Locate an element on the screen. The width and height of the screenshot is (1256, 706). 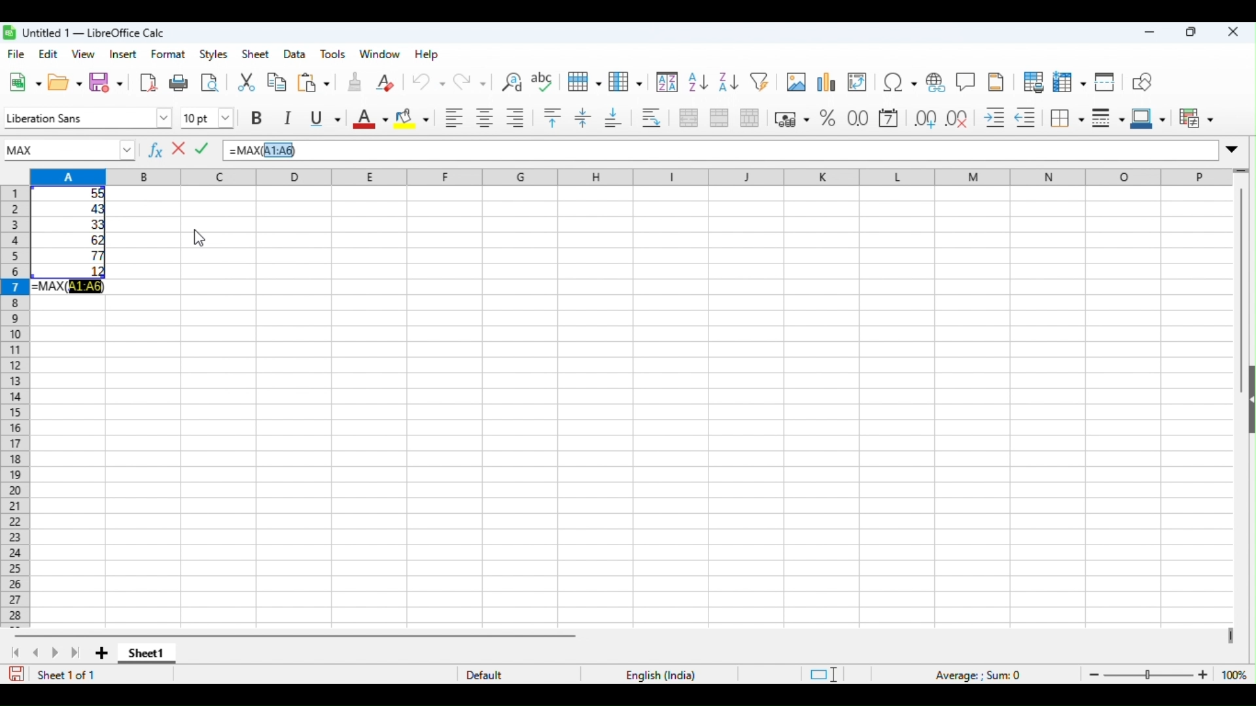
language is located at coordinates (659, 674).